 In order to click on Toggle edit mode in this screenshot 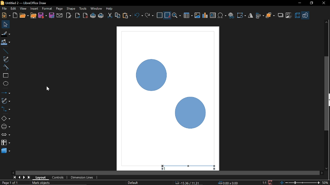, I will do `click(69, 15)`.